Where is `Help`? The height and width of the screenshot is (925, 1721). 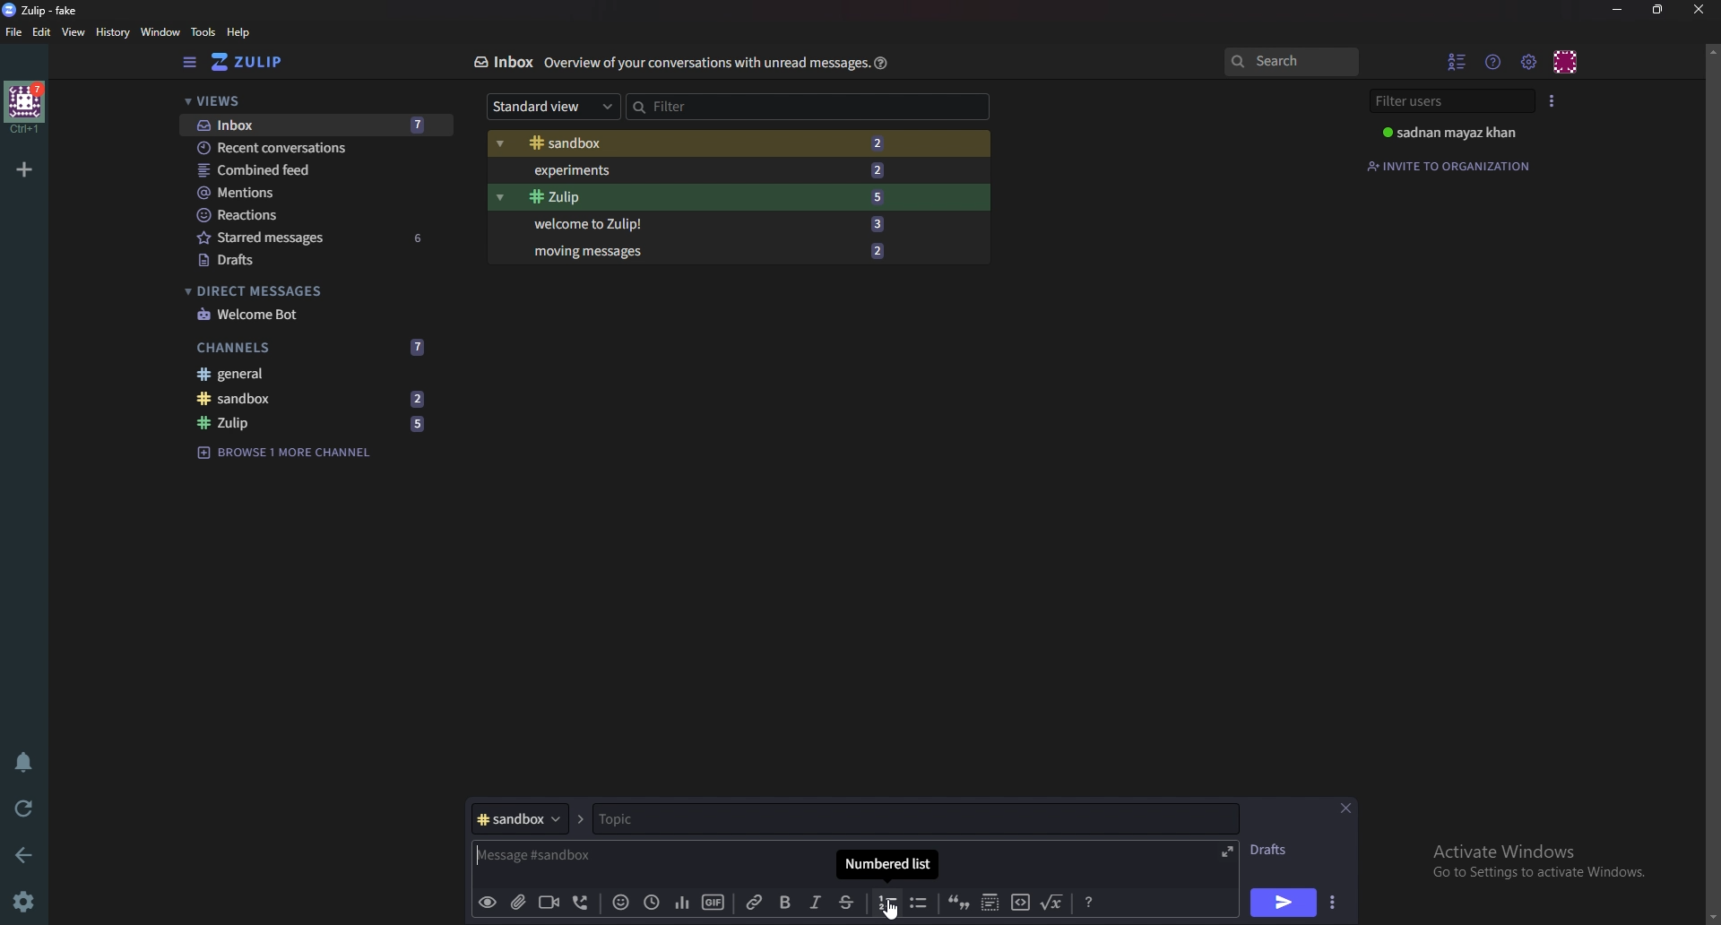 Help is located at coordinates (878, 63).